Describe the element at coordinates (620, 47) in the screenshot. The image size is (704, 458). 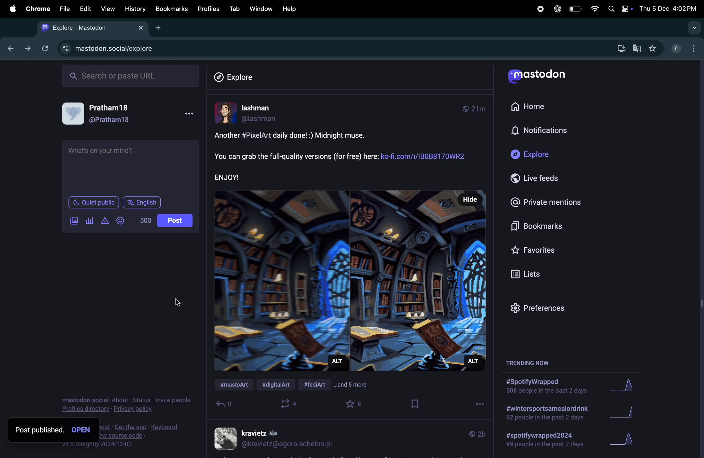
I see `download mastdon` at that location.